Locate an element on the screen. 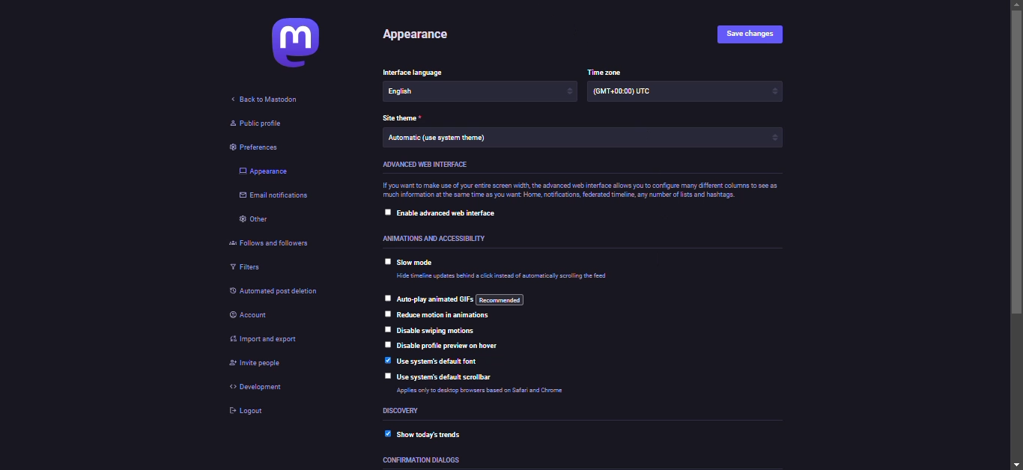 The width and height of the screenshot is (1023, 470). click to select is located at coordinates (388, 262).